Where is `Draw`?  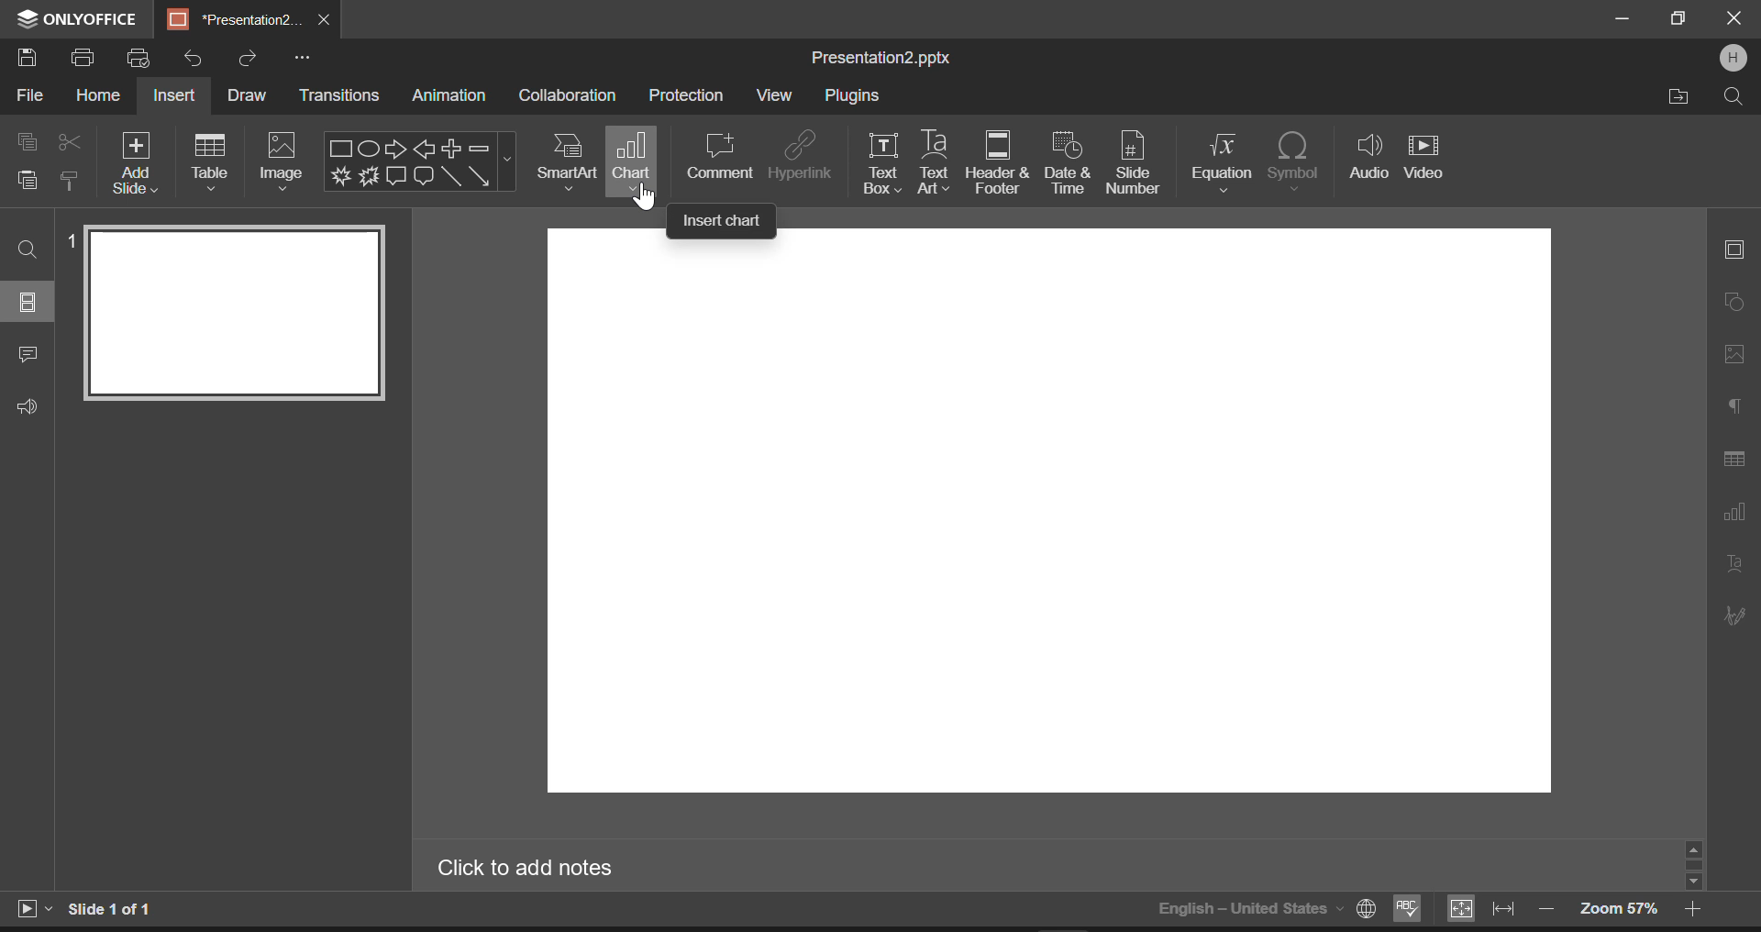 Draw is located at coordinates (248, 94).